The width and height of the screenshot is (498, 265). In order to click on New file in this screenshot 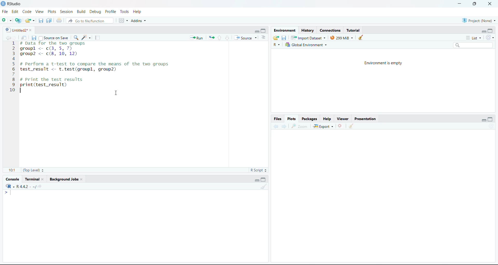, I will do `click(7, 21)`.